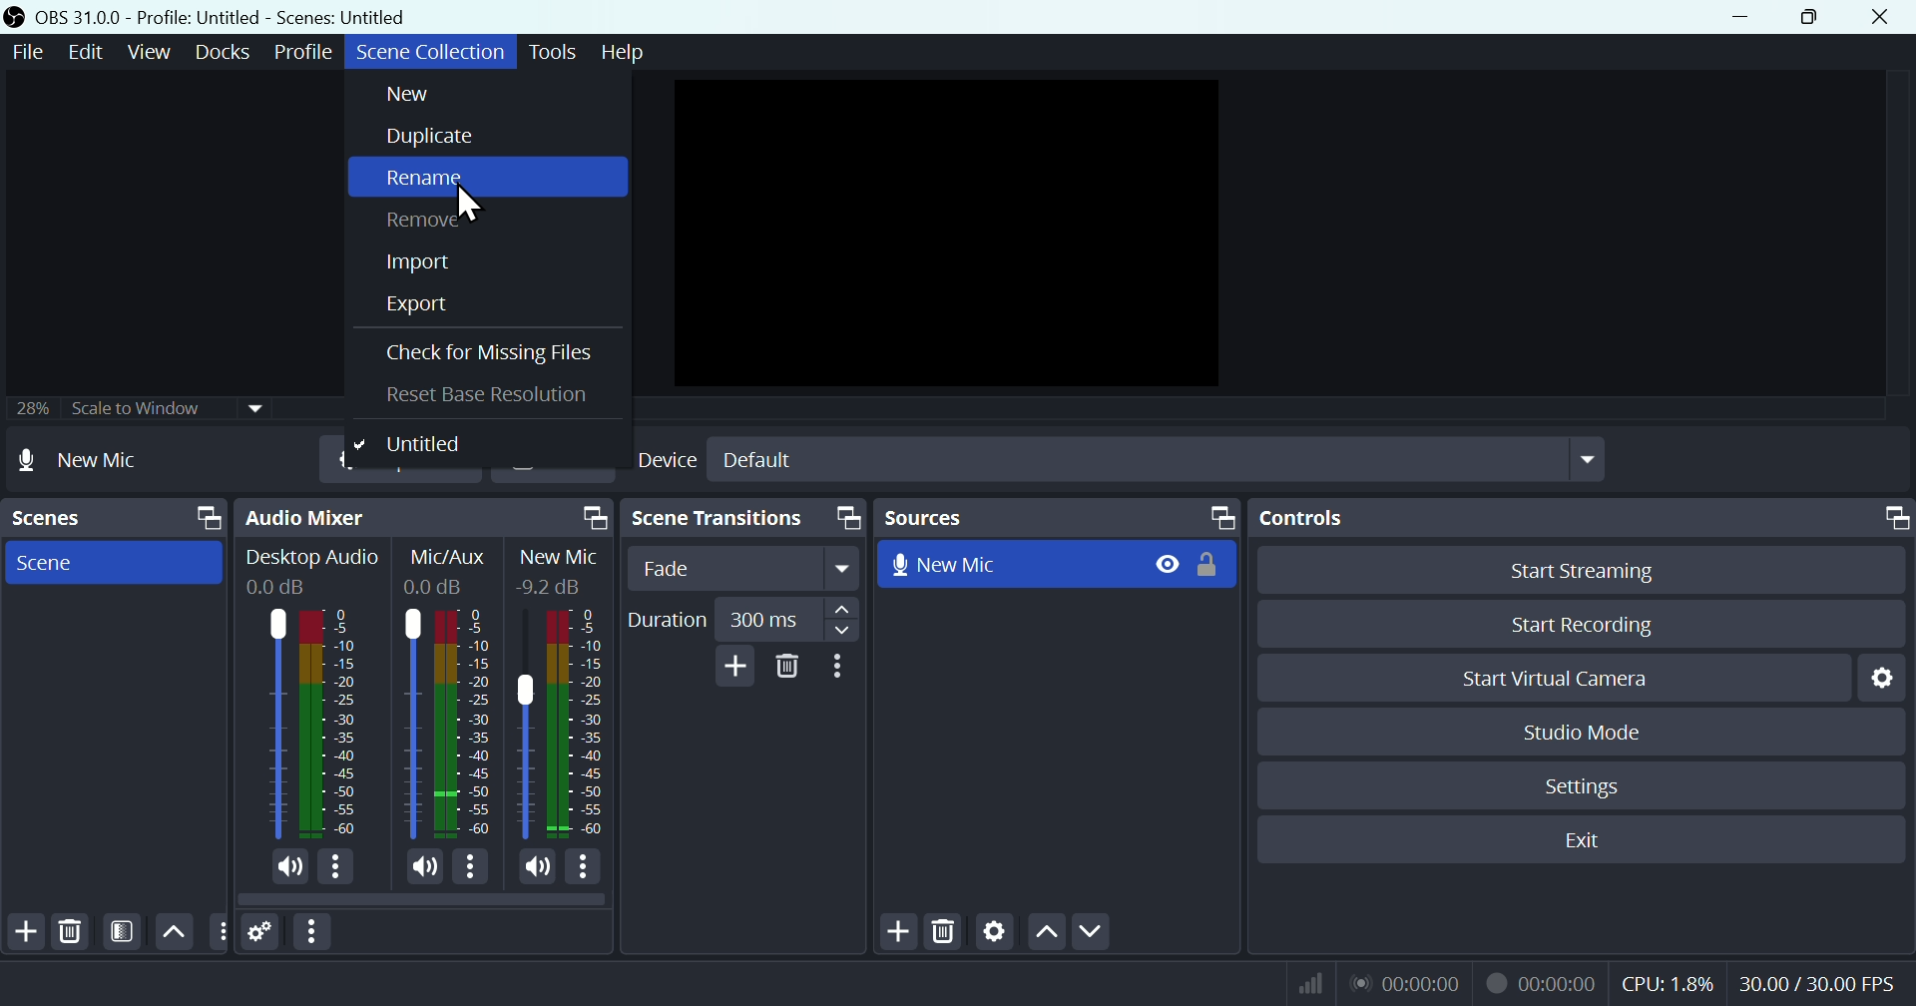  Describe the element at coordinates (461, 205) in the screenshot. I see `cursor` at that location.